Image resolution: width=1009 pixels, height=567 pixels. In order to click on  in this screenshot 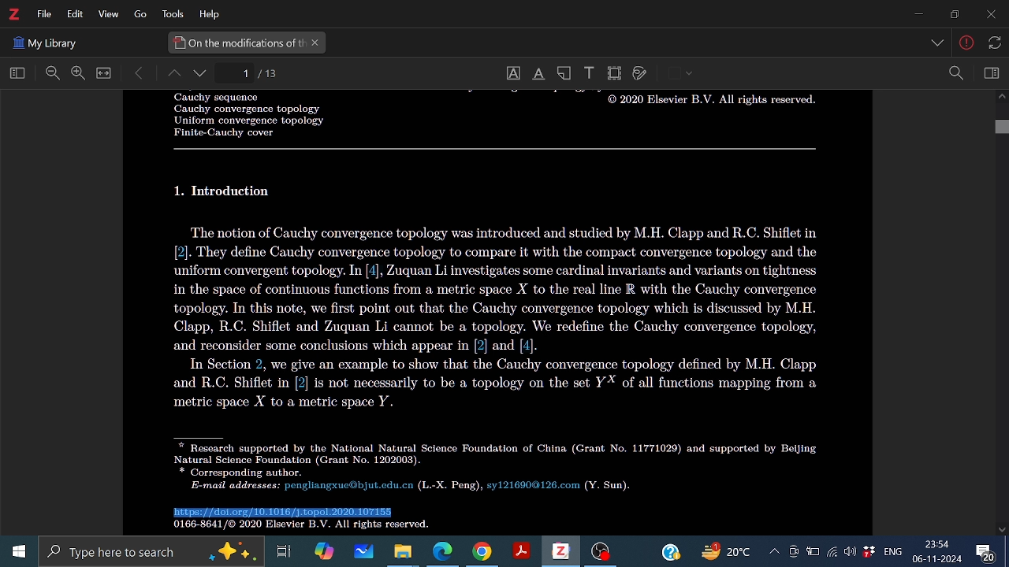, I will do `click(136, 15)`.